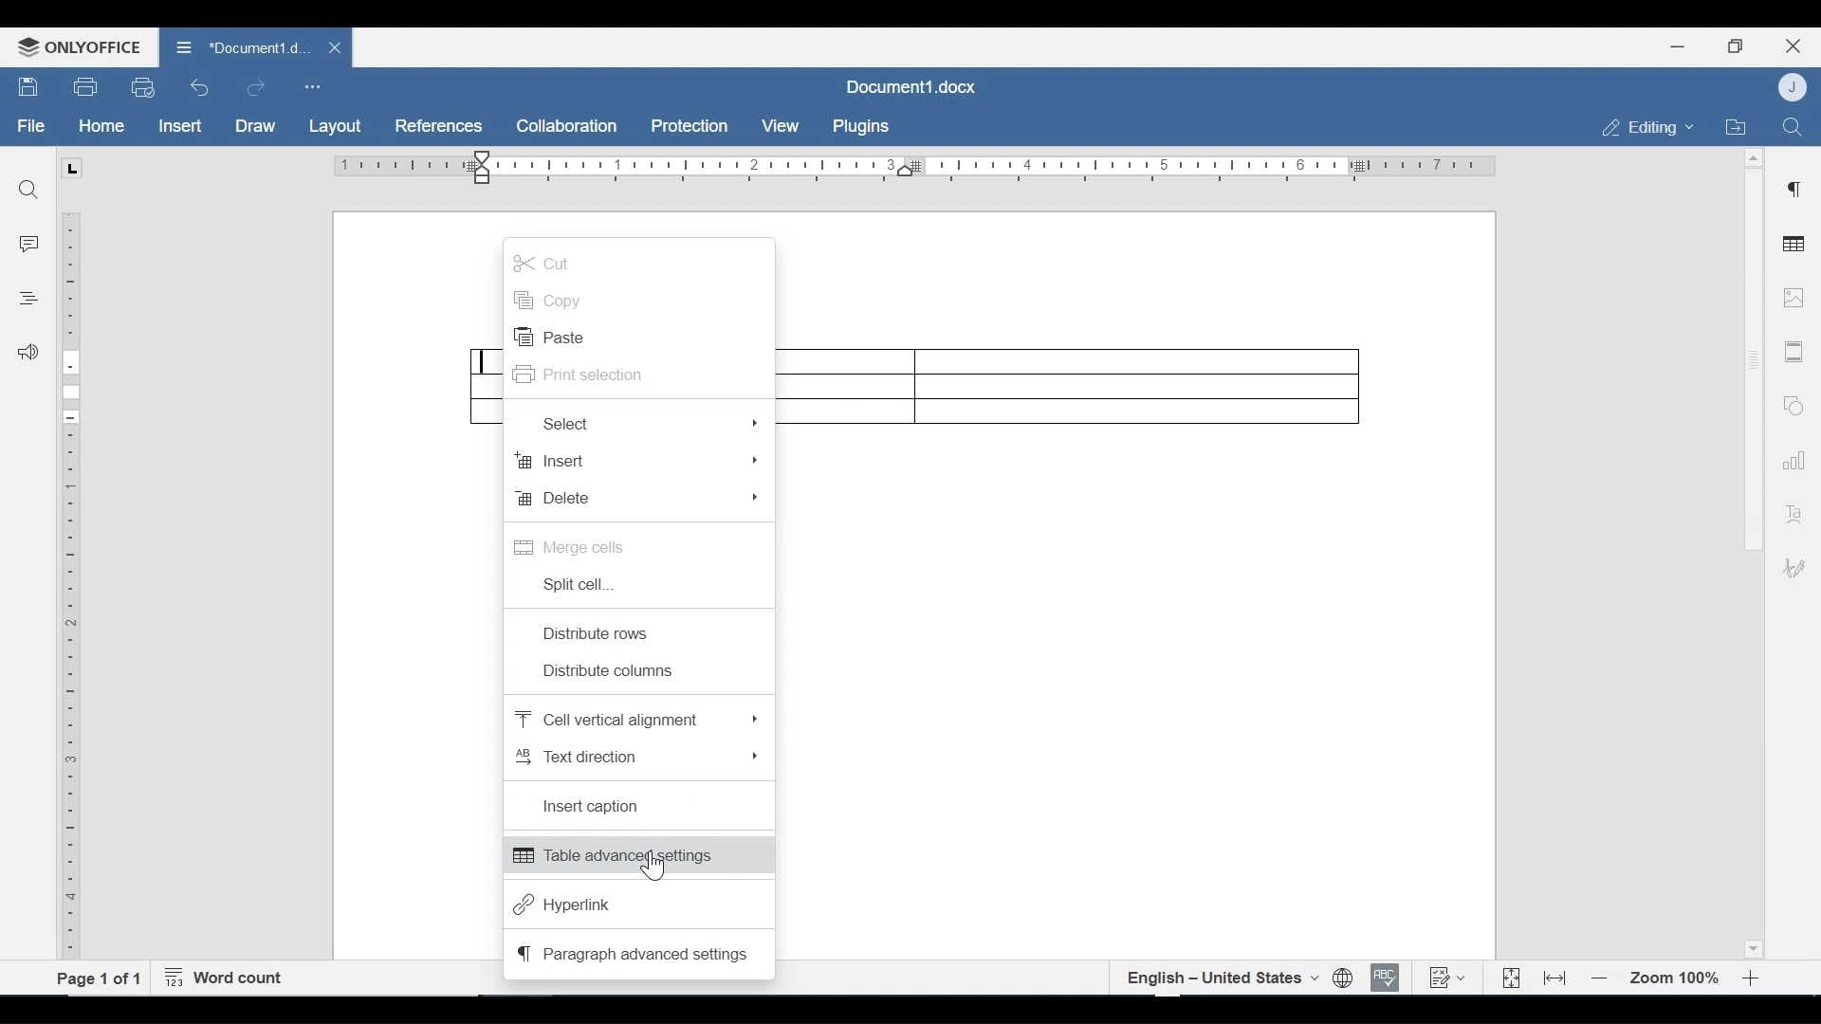 This screenshot has width=1821, height=1024. I want to click on Scroll down, so click(1752, 946).